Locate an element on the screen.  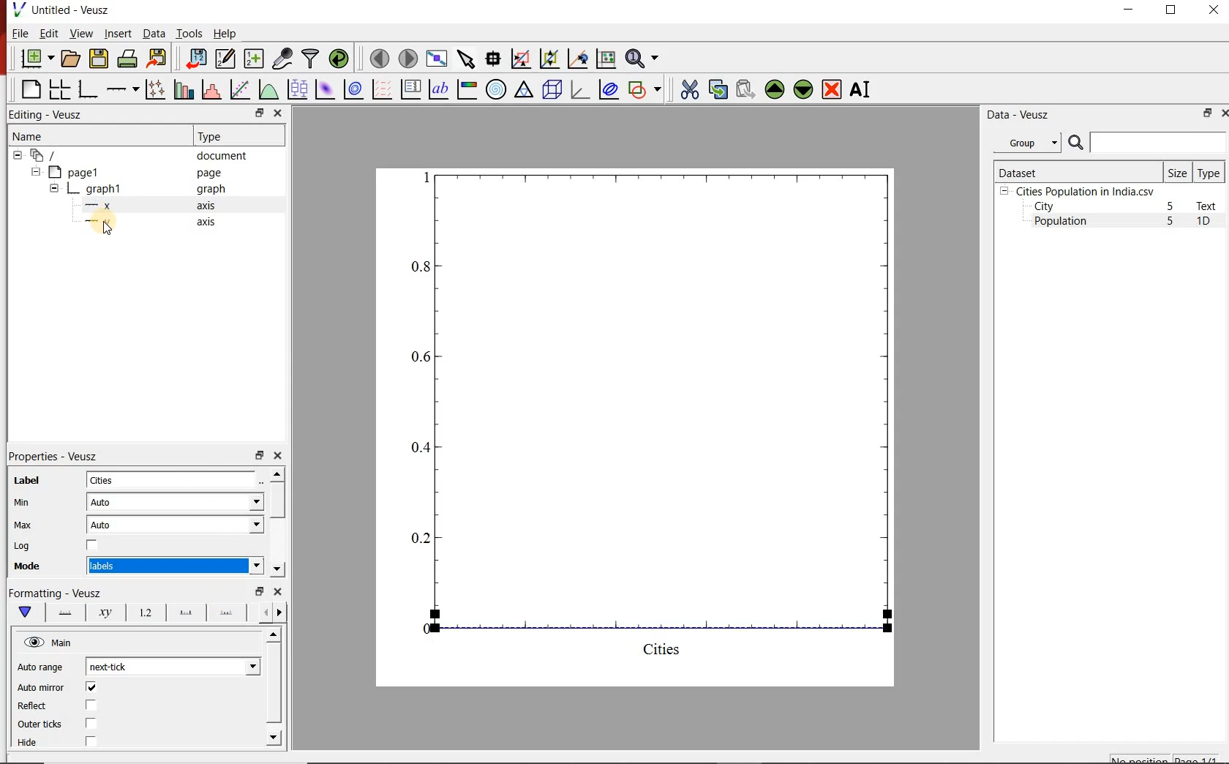
Main formatting is located at coordinates (28, 613).